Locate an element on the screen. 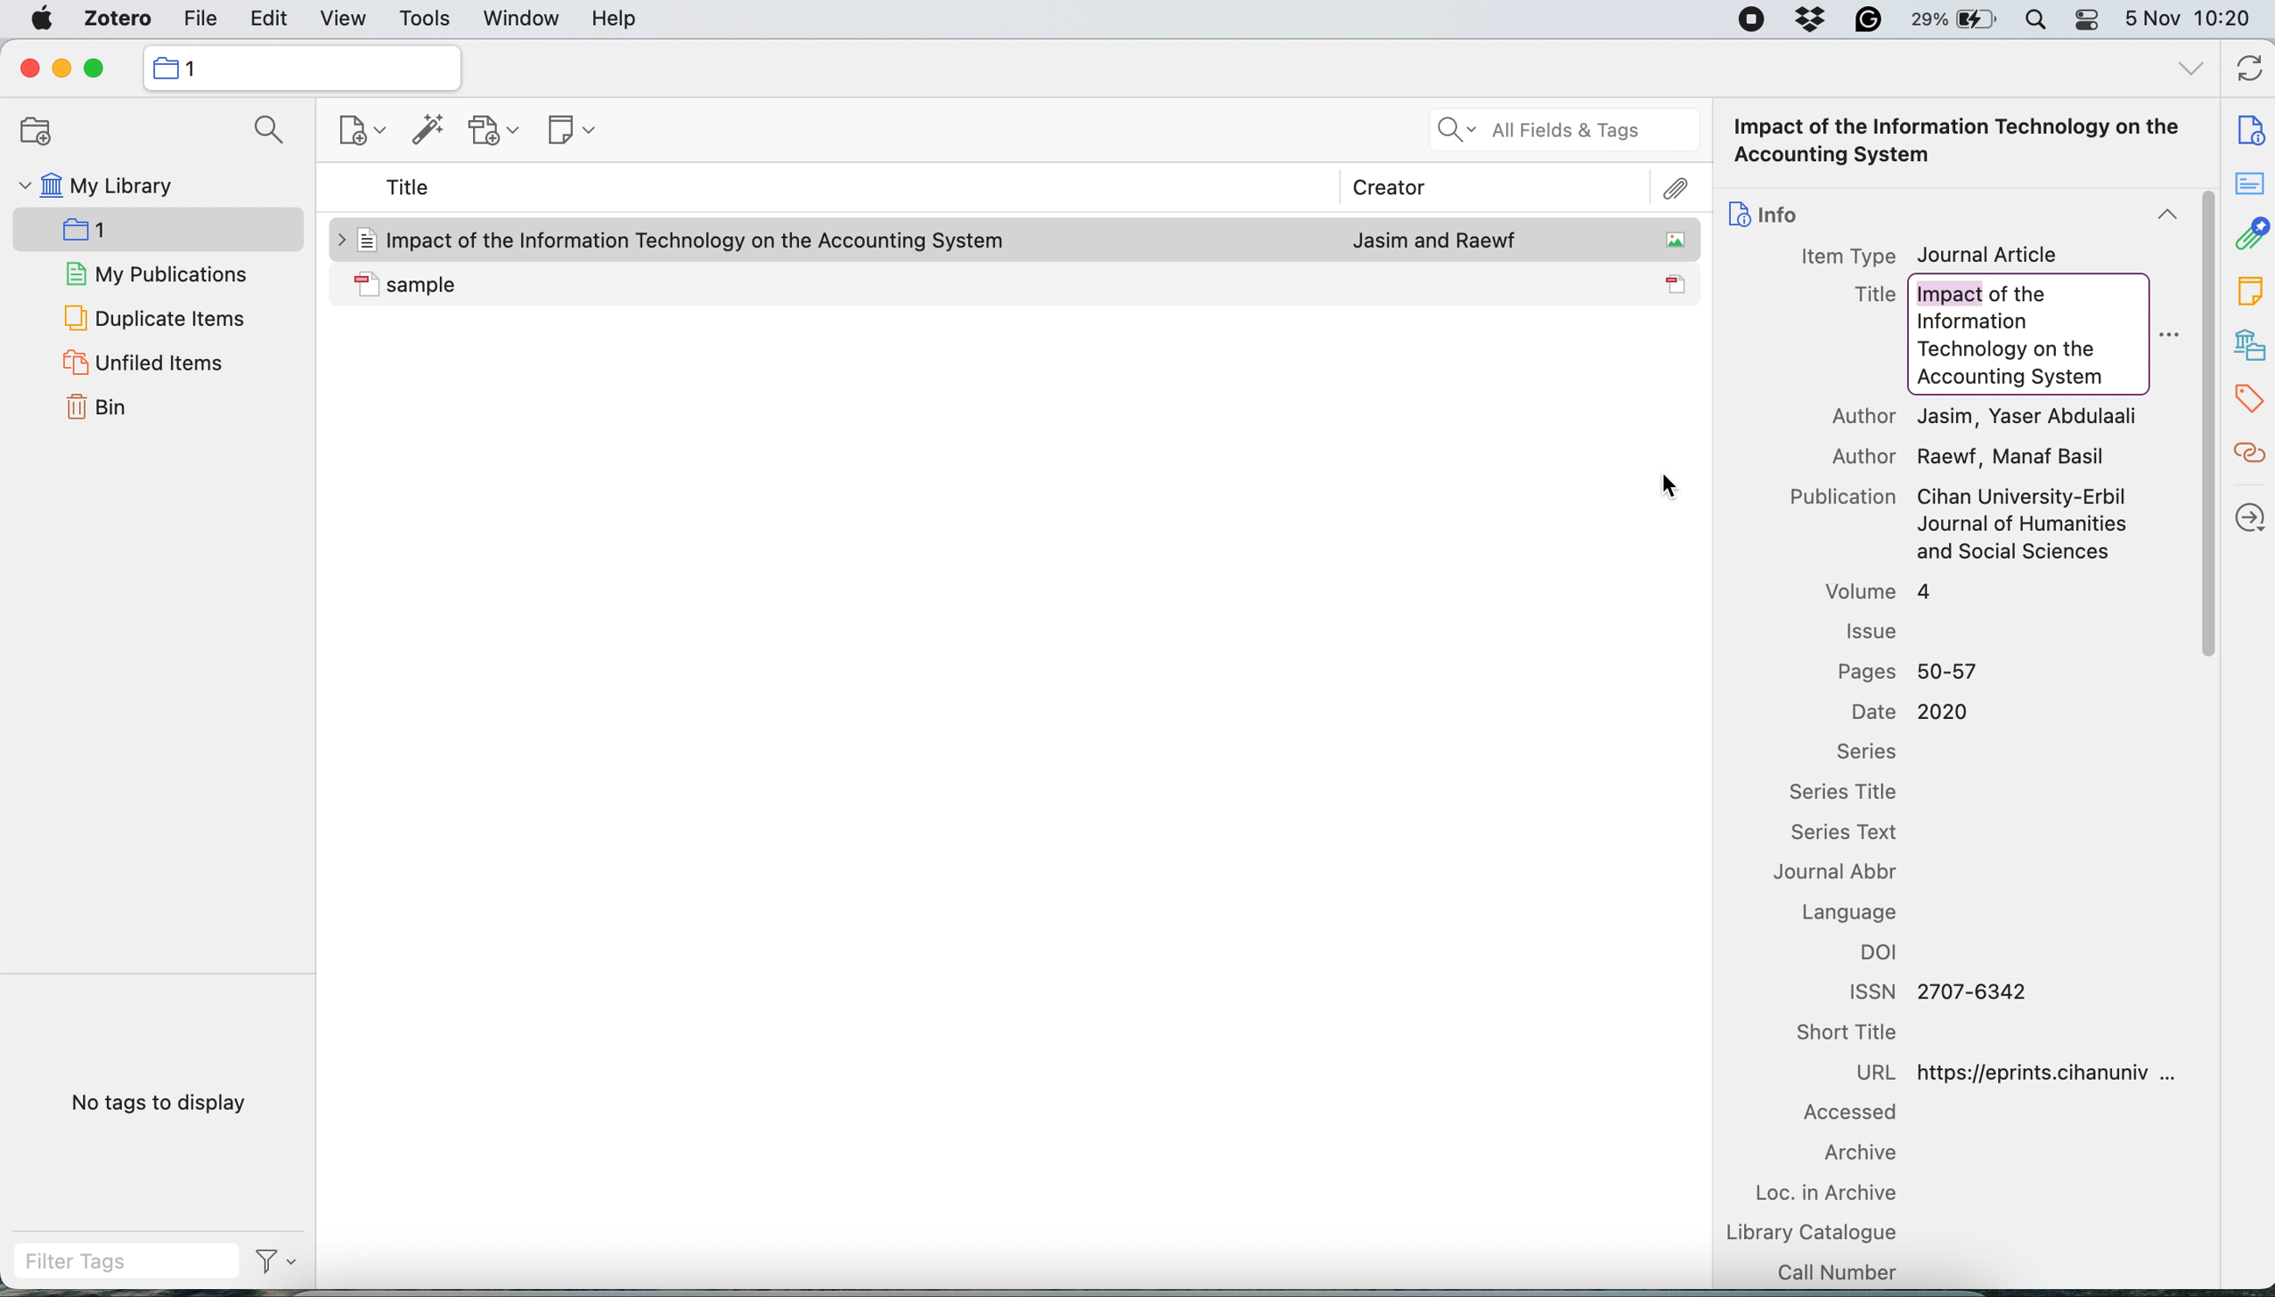  my library is located at coordinates (99, 184).